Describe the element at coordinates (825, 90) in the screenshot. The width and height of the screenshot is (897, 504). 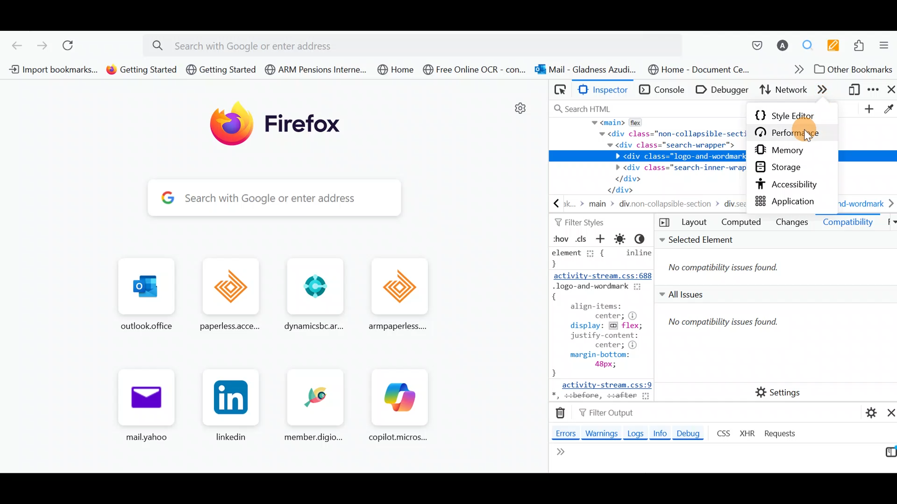
I see `More tabs` at that location.